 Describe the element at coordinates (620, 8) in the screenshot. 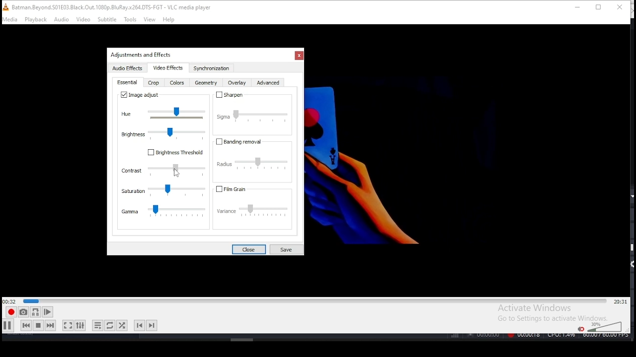

I see `close window` at that location.